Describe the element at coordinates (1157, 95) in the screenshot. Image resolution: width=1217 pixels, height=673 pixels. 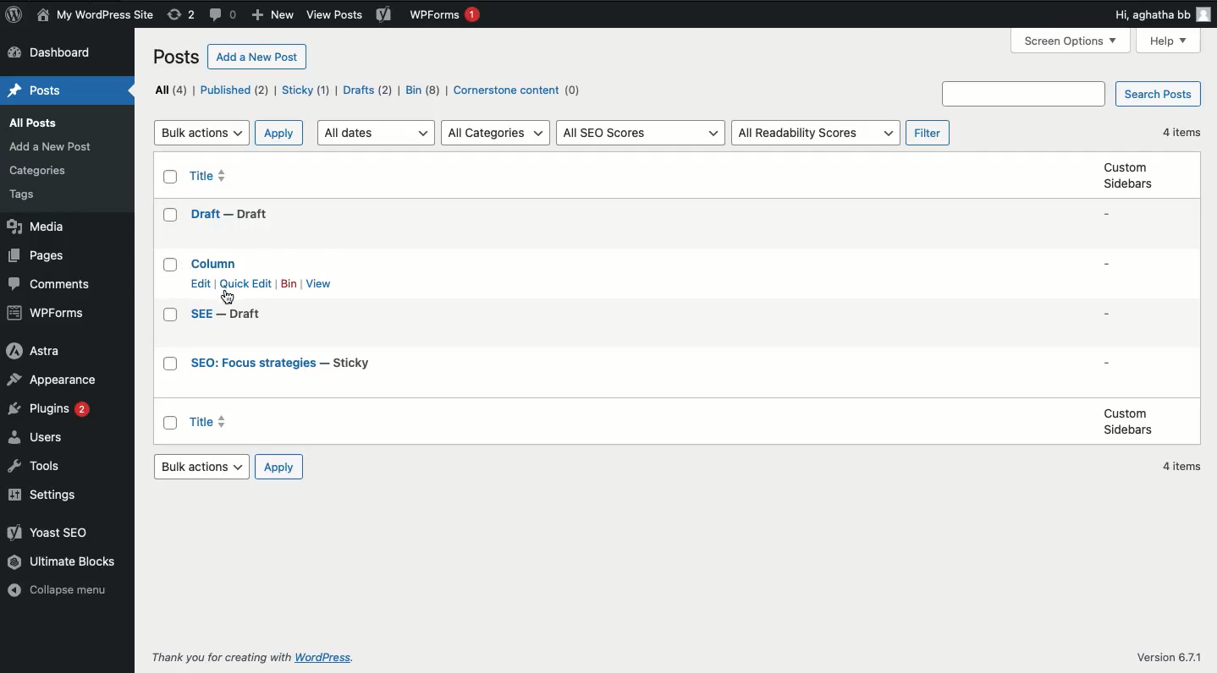
I see `Search posts` at that location.